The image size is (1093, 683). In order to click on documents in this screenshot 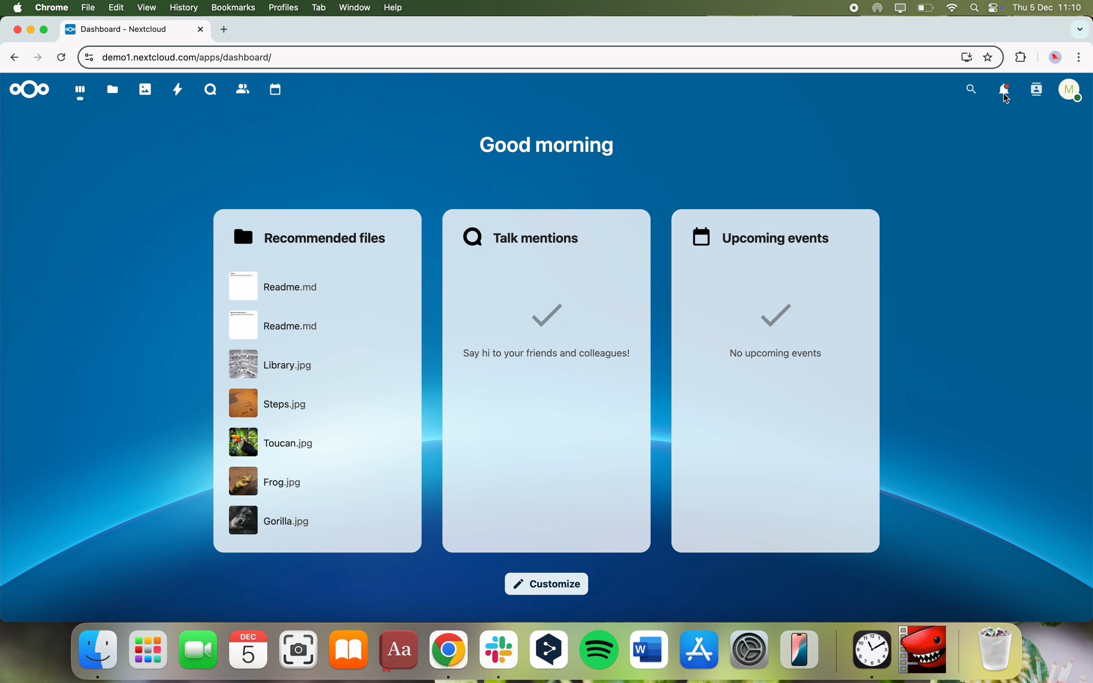, I will do `click(112, 89)`.